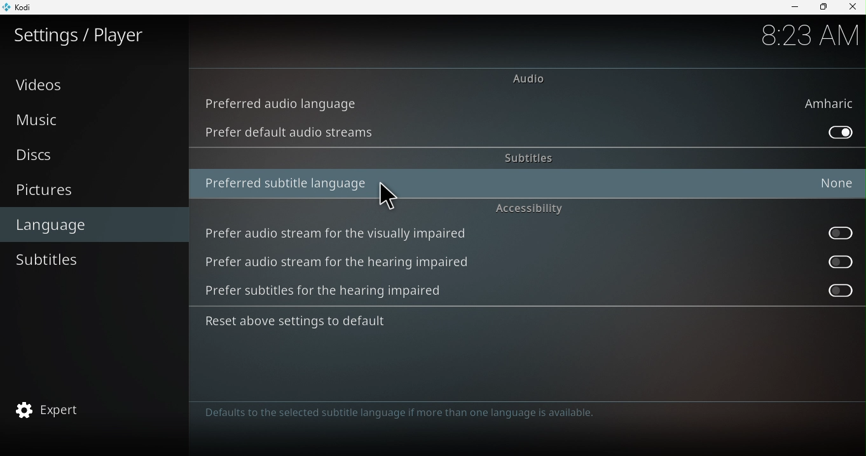 The image size is (866, 456). I want to click on Subtitles, so click(89, 260).